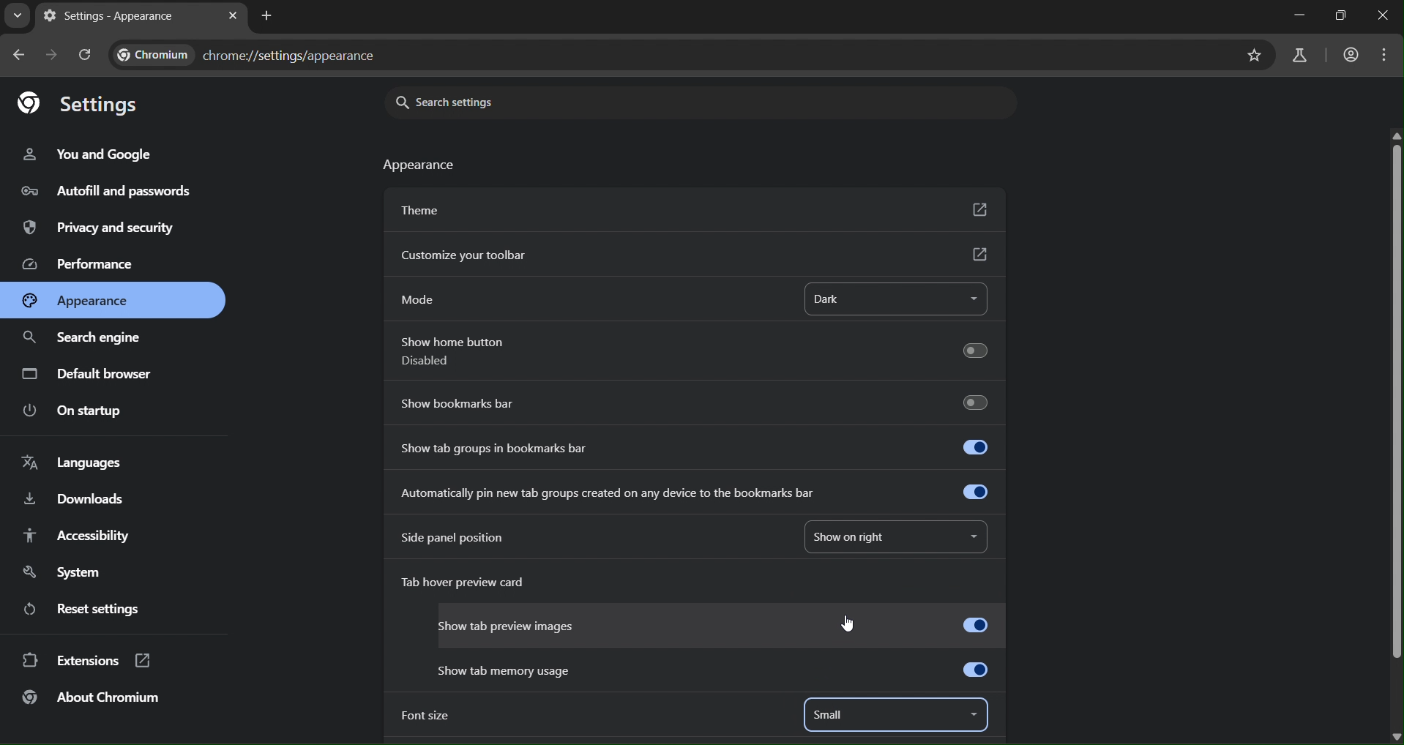 The height and width of the screenshot is (745, 1404). What do you see at coordinates (81, 338) in the screenshot?
I see `search engine` at bounding box center [81, 338].